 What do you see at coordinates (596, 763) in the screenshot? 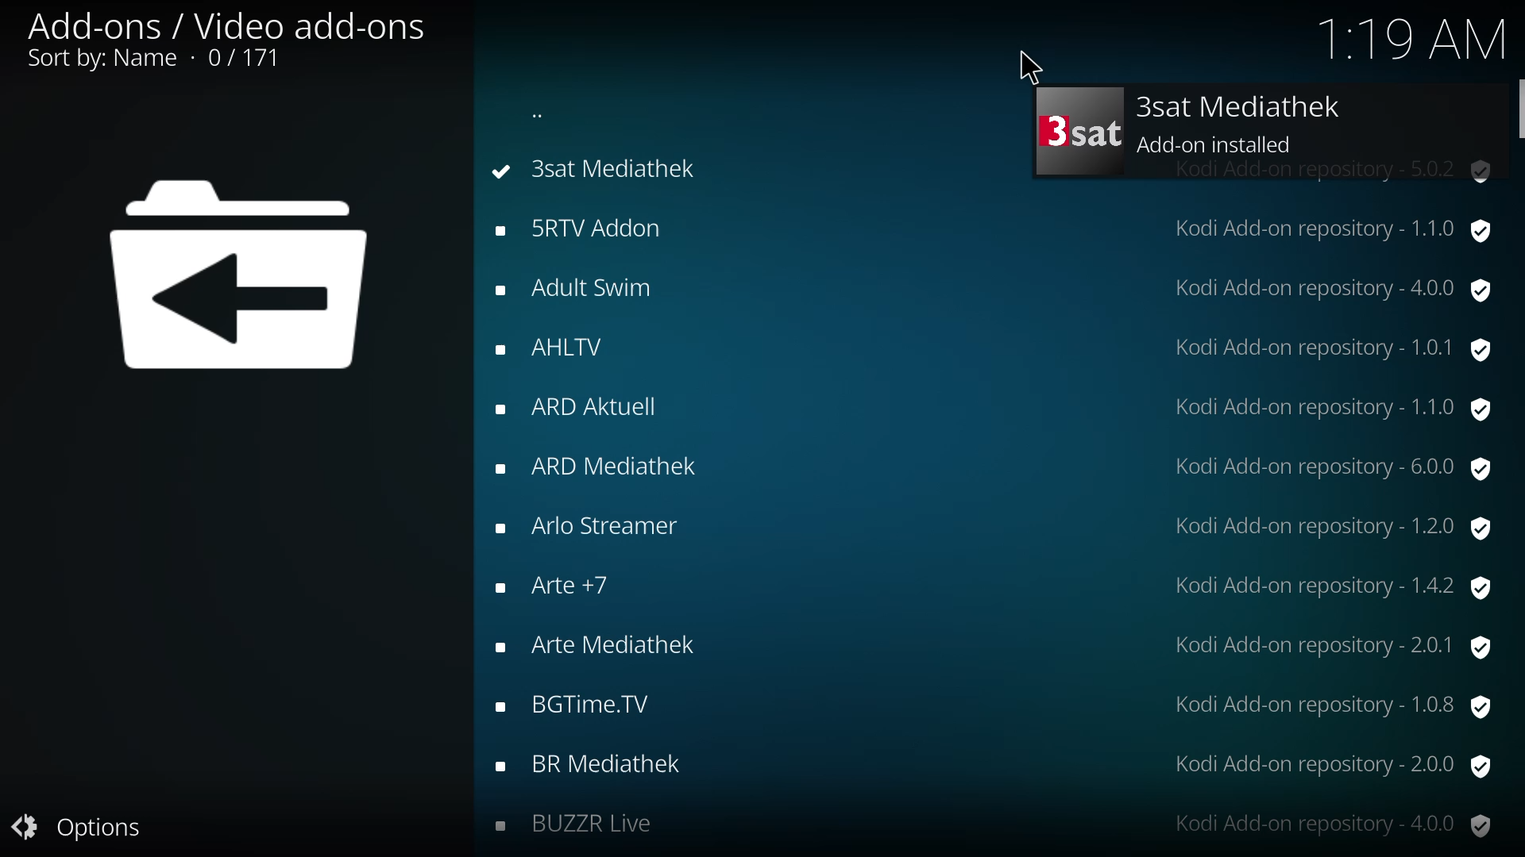
I see `add-ons` at bounding box center [596, 763].